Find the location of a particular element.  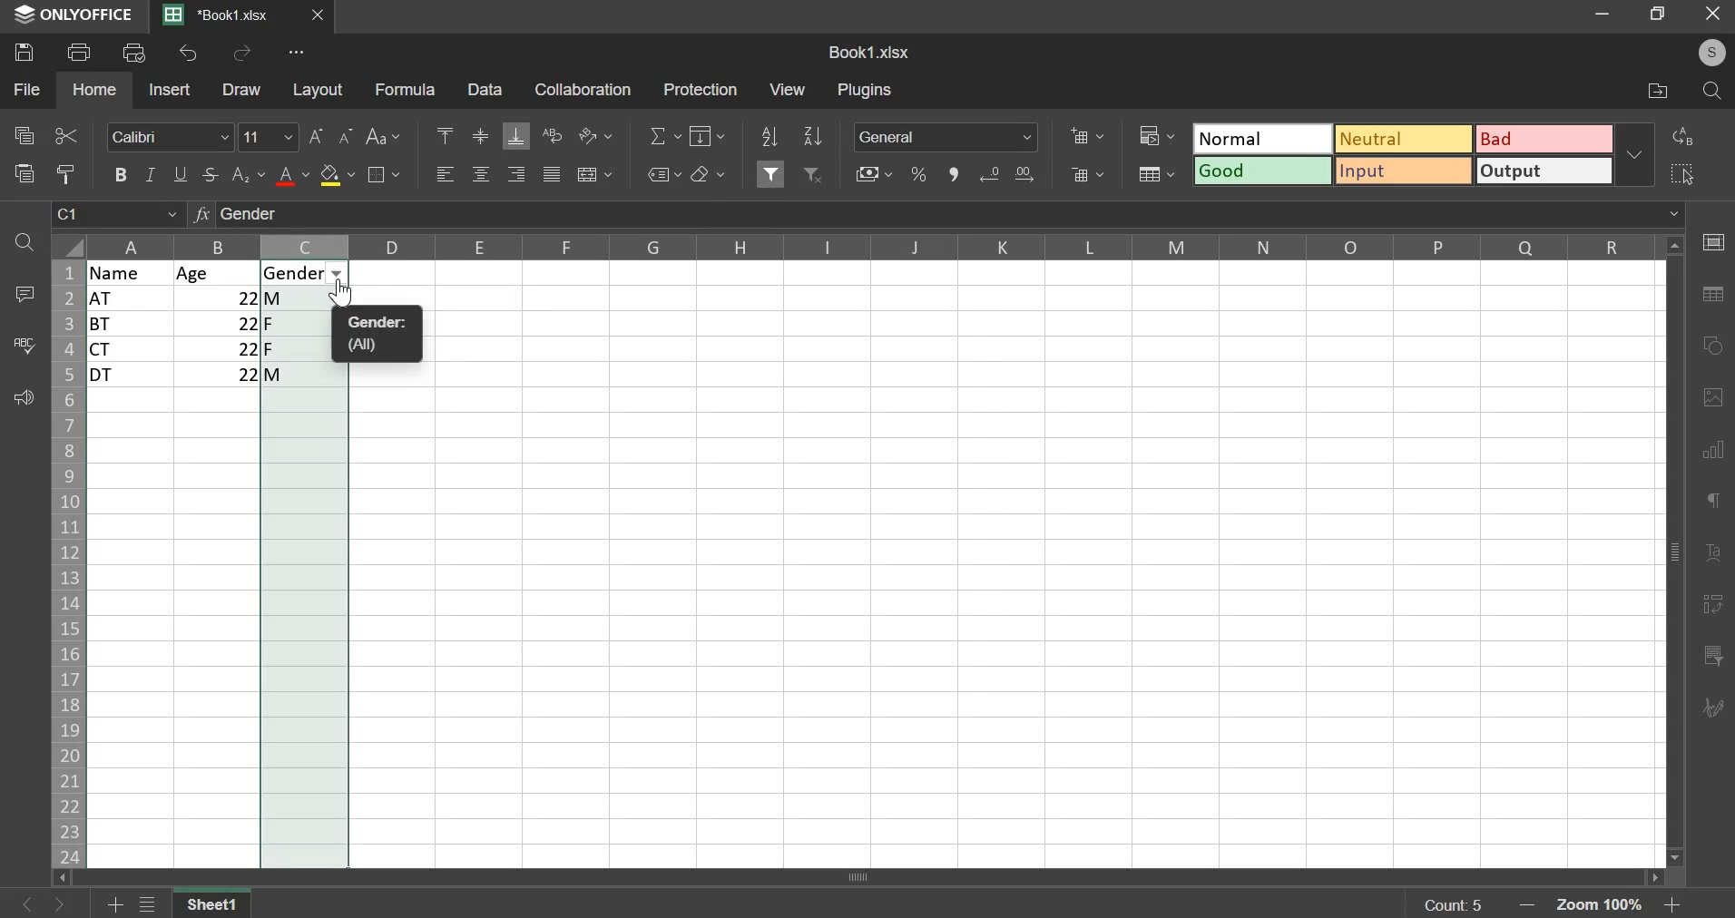

sheet 1 is located at coordinates (213, 902).